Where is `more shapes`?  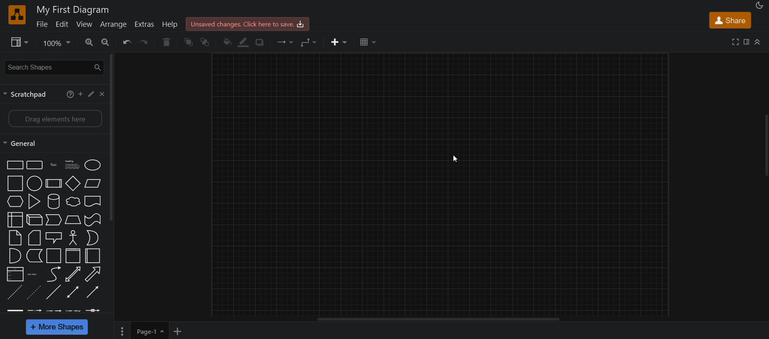
more shapes is located at coordinates (58, 327).